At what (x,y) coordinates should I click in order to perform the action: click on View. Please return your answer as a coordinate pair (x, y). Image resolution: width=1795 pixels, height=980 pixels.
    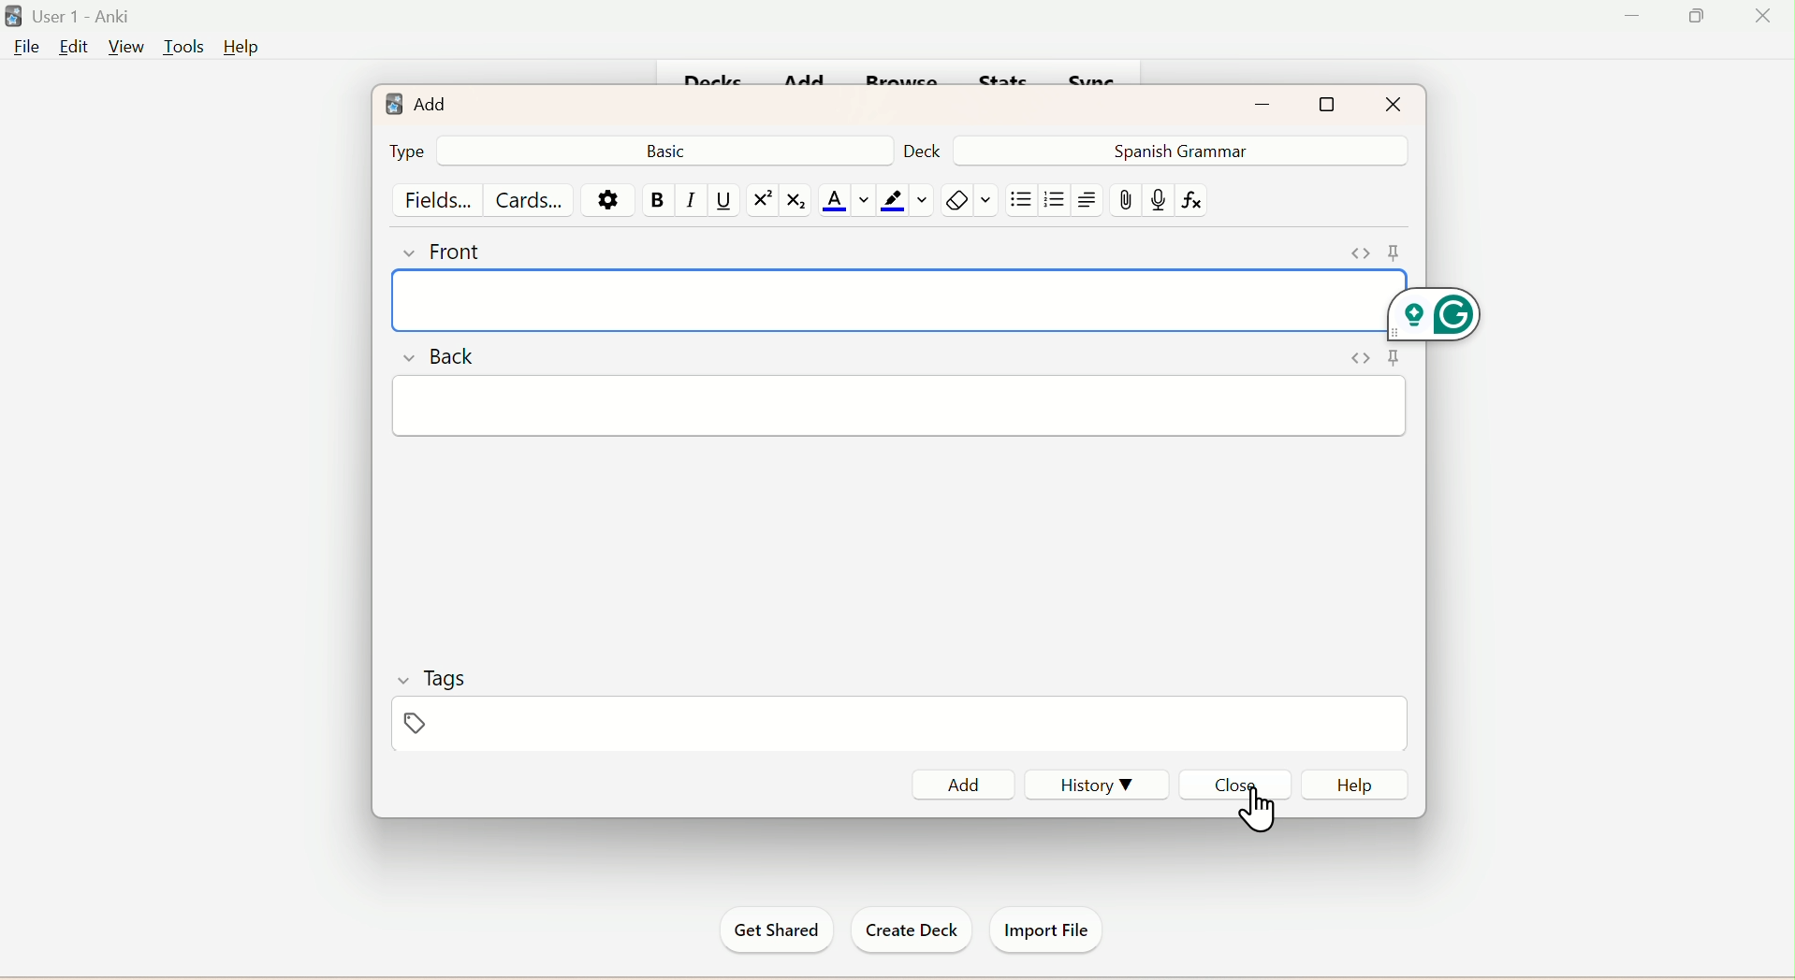
    Looking at the image, I should click on (124, 47).